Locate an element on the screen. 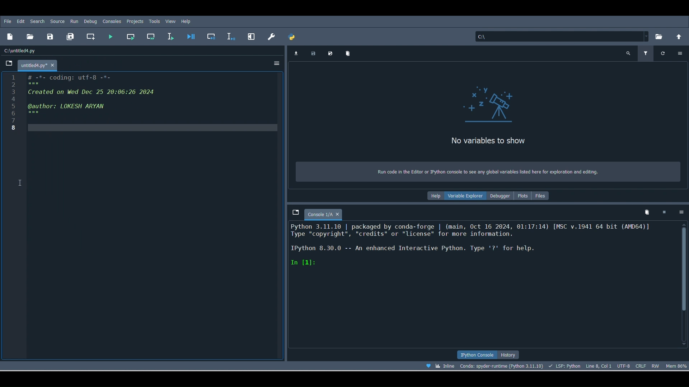 The width and height of the screenshot is (689, 387). Change to parent directory is located at coordinates (679, 37).